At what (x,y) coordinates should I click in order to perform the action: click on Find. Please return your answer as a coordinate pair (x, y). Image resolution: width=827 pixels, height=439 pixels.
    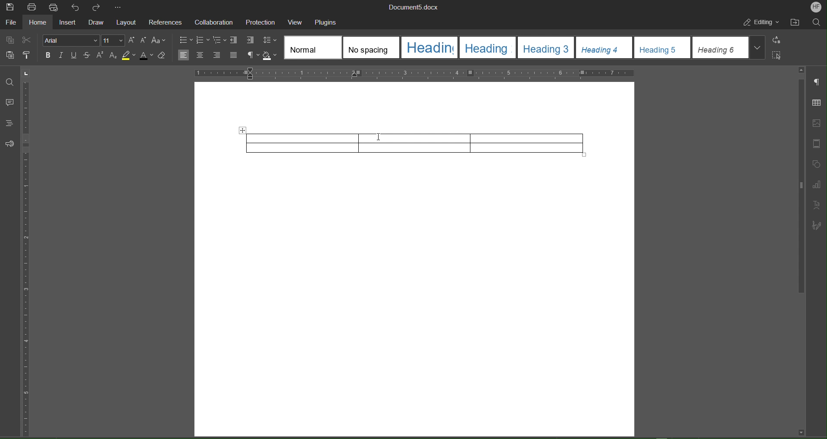
    Looking at the image, I should click on (10, 83).